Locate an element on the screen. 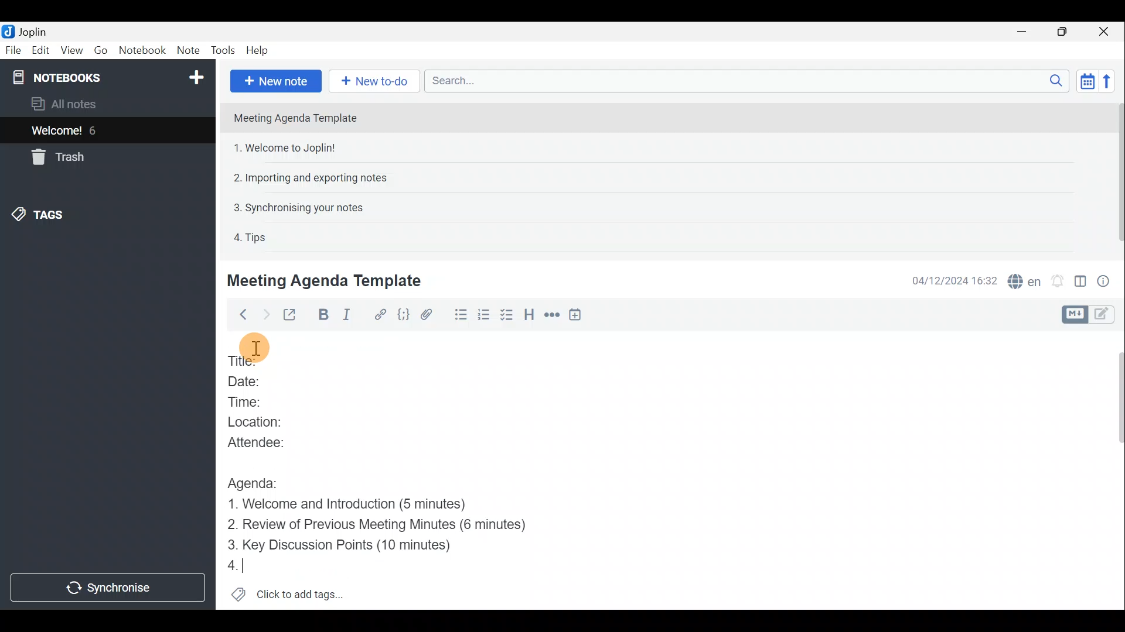  Italic is located at coordinates (353, 315).